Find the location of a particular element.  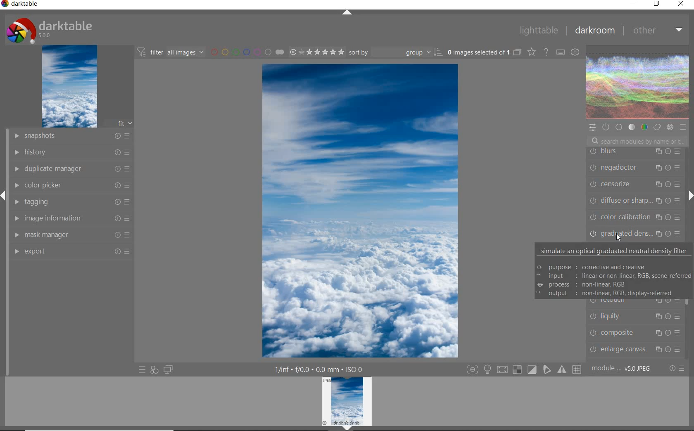

Down is located at coordinates (347, 428).